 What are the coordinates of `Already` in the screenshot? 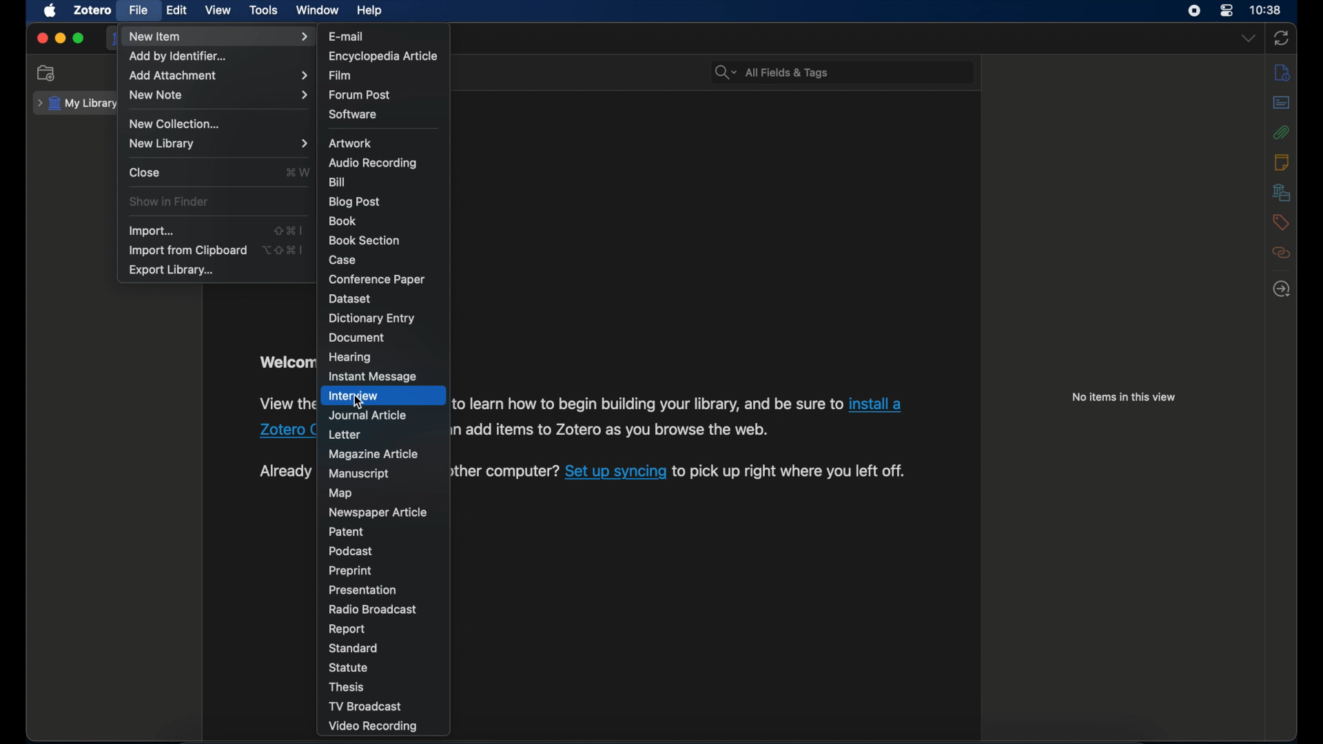 It's located at (285, 472).